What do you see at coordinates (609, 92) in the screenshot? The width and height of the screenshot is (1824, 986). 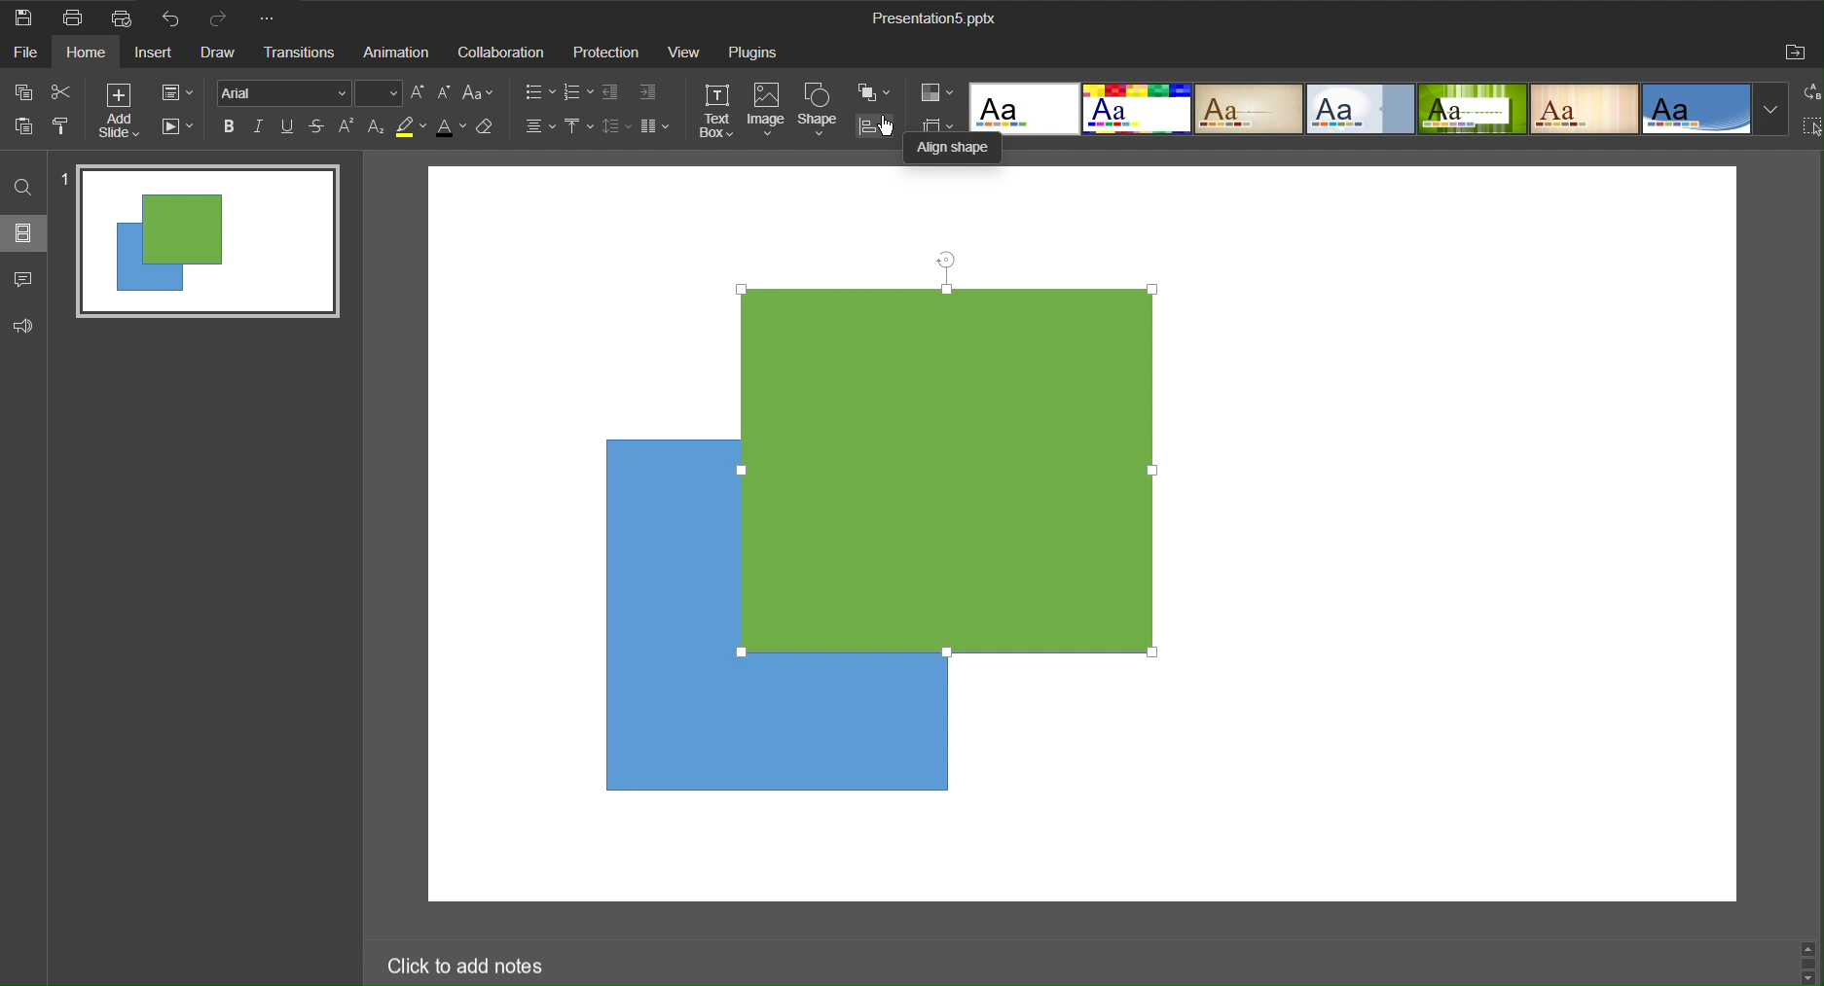 I see `decrease Indent` at bounding box center [609, 92].